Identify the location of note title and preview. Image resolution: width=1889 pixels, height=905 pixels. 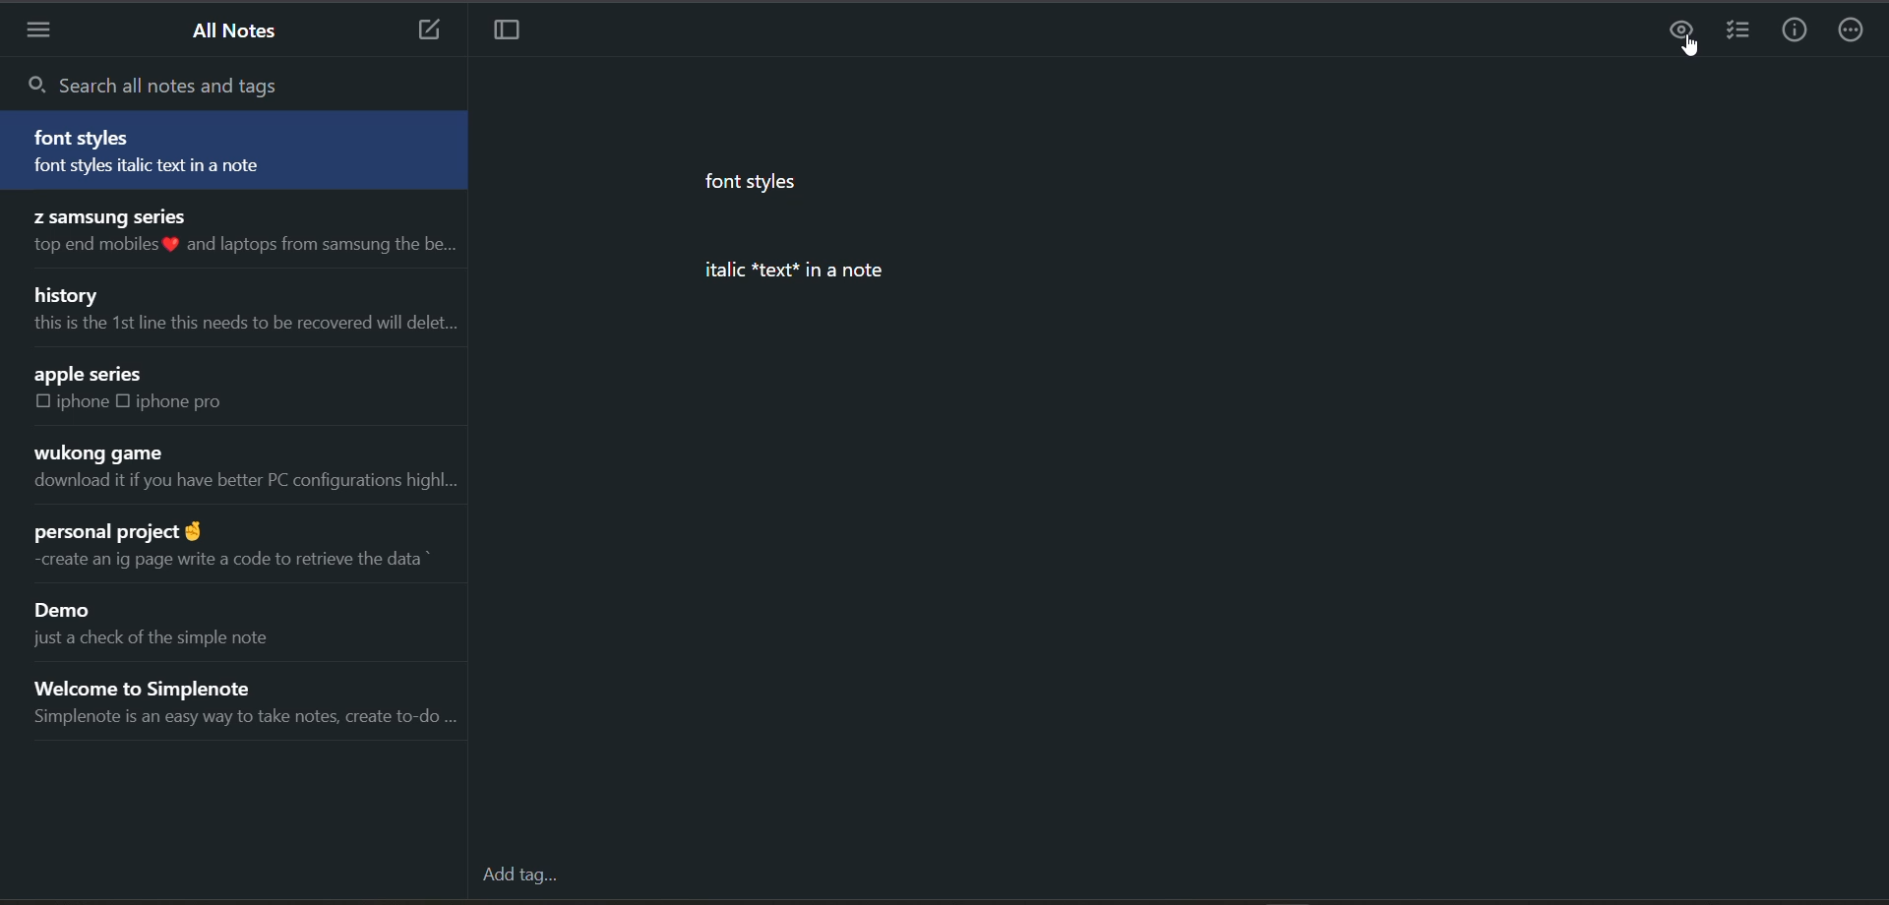
(164, 394).